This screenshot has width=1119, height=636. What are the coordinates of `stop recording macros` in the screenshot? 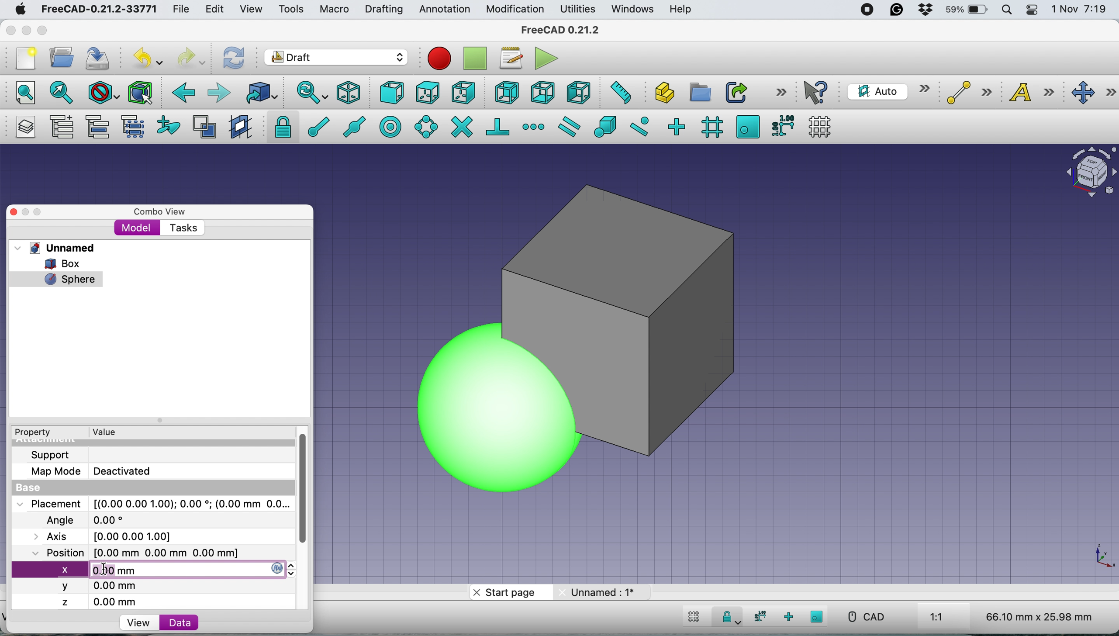 It's located at (477, 59).